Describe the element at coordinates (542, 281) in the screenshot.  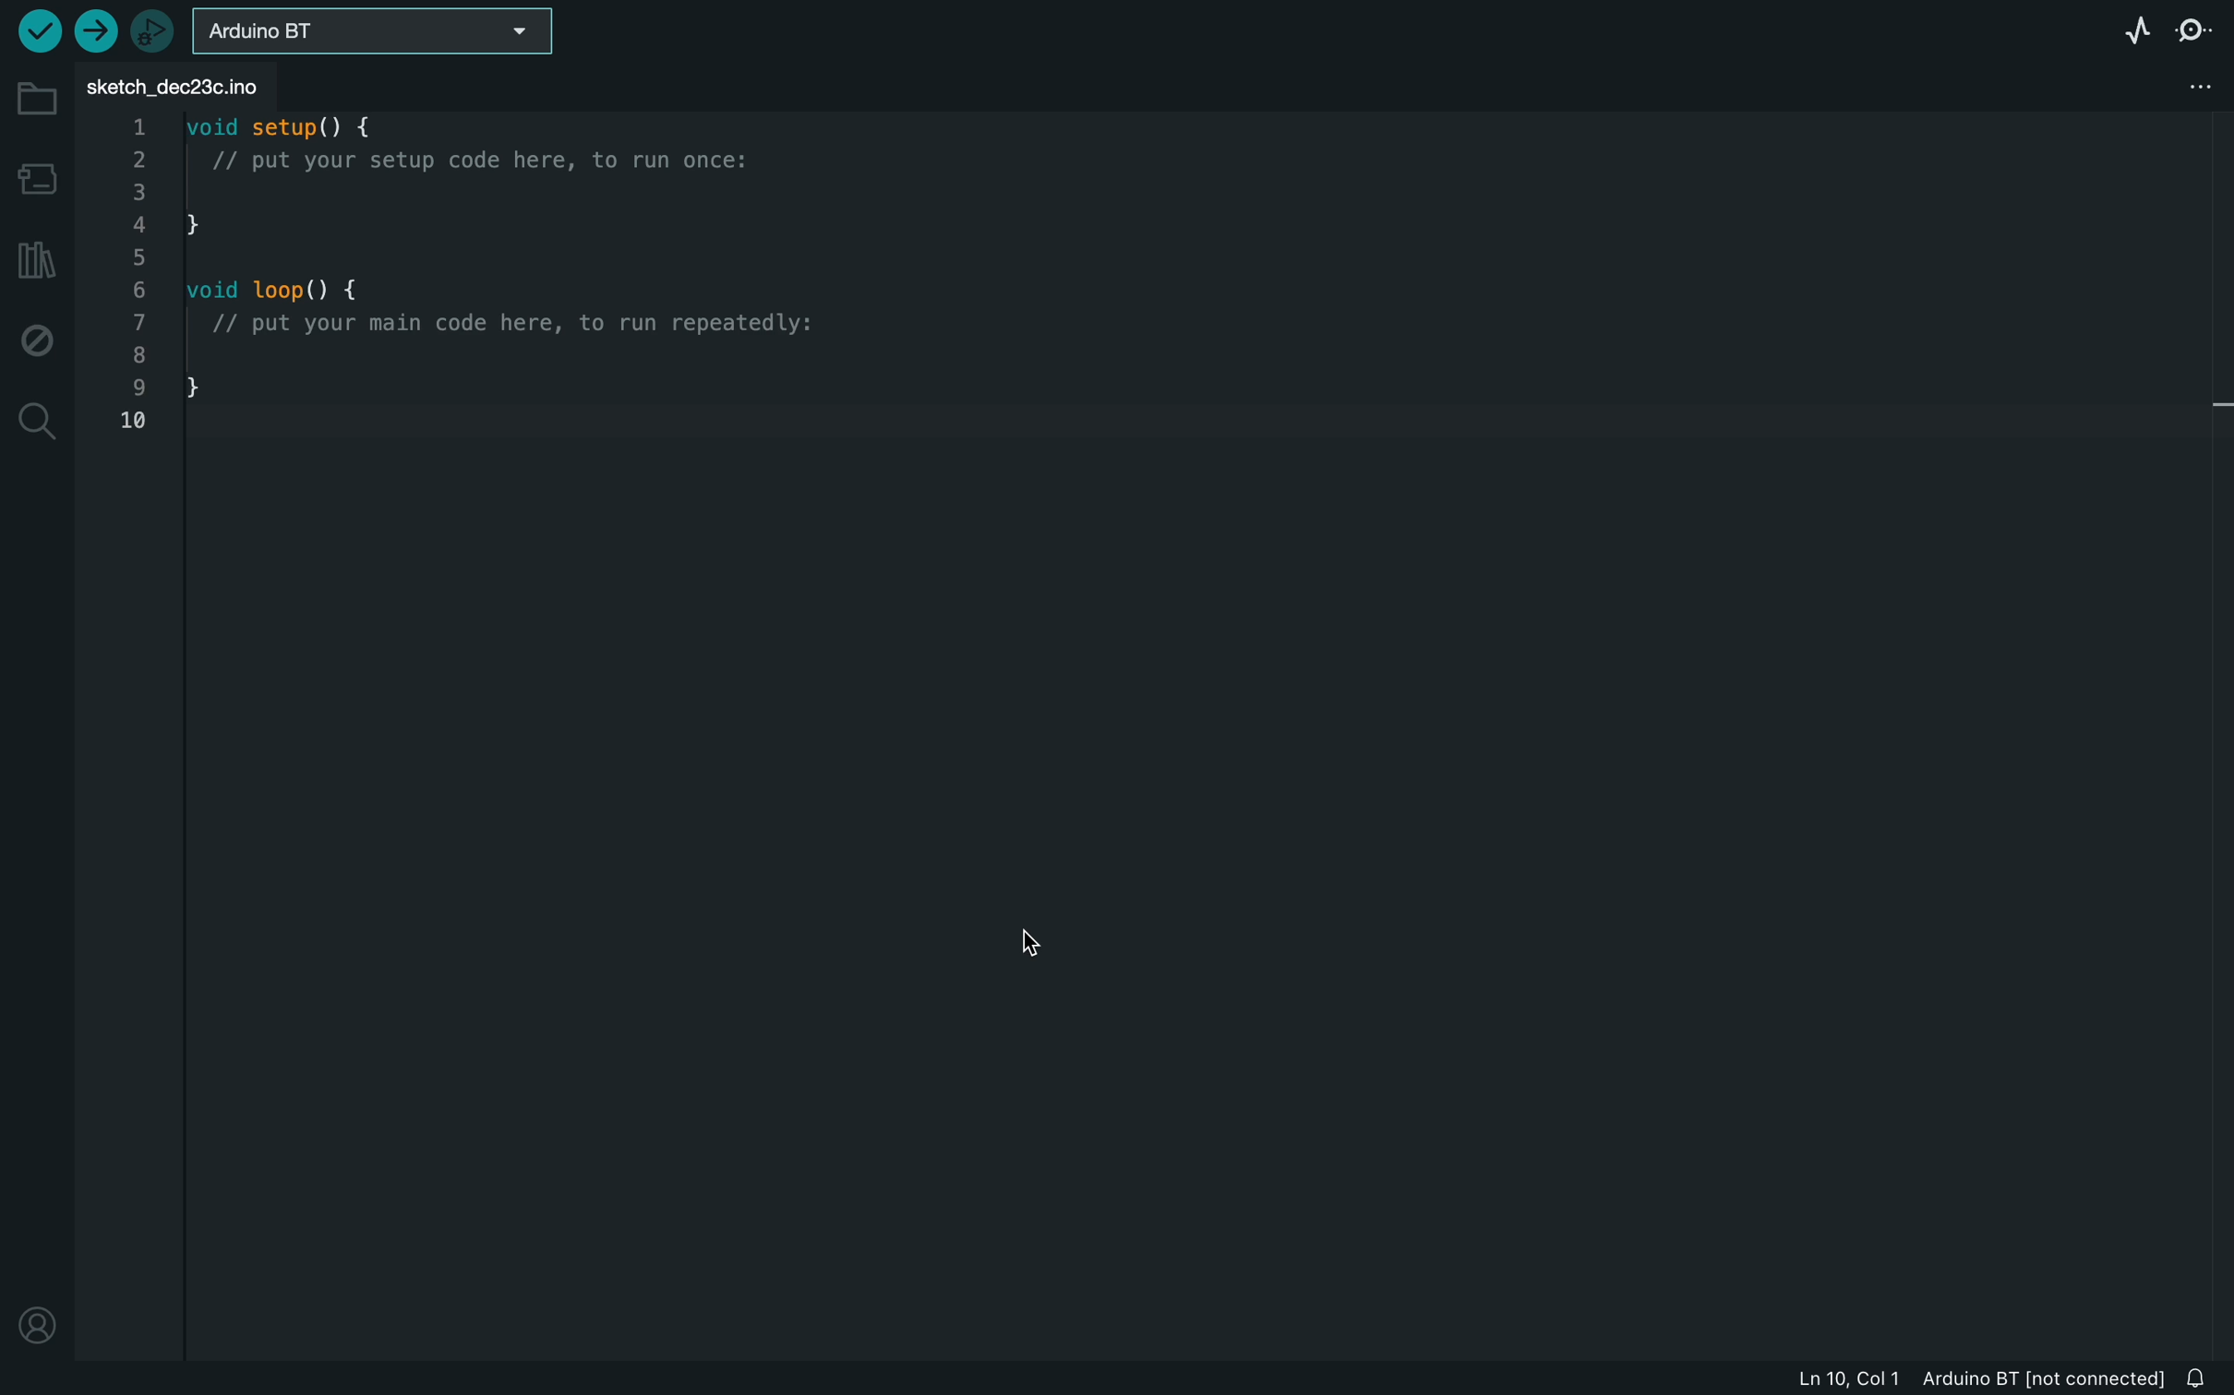
I see `code` at that location.